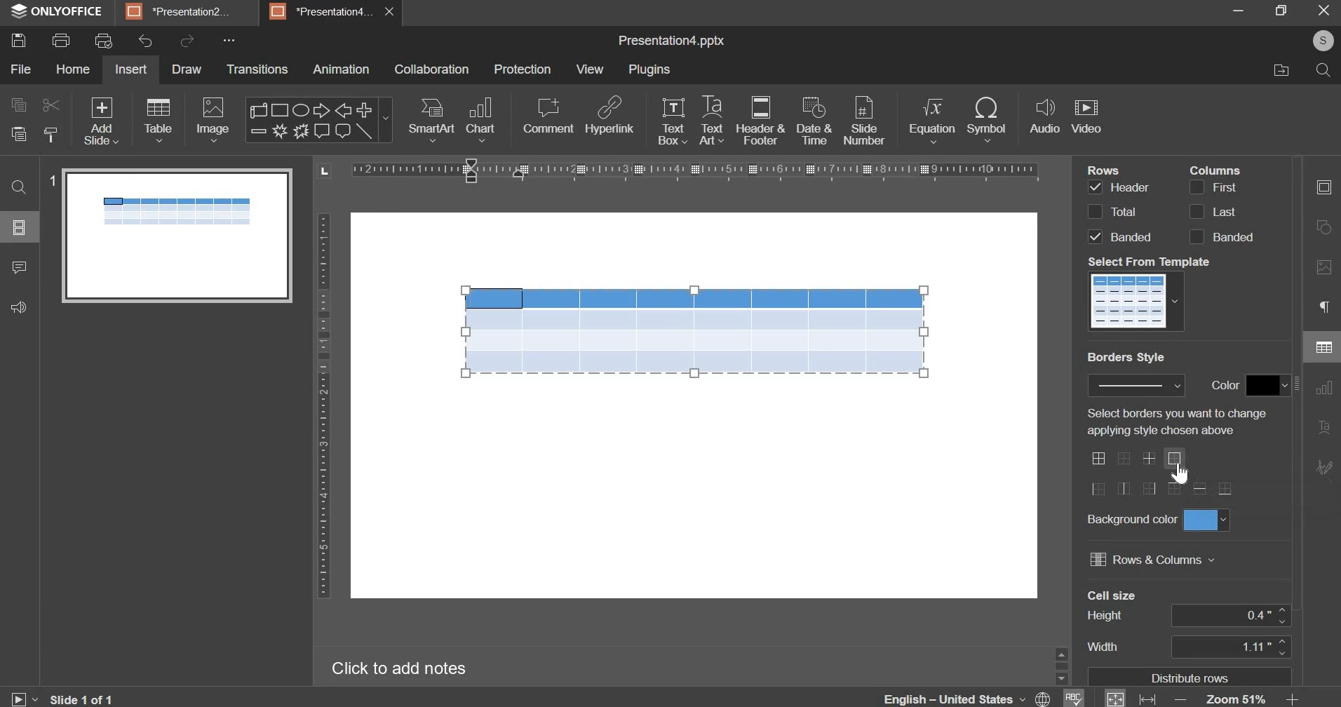 This screenshot has width=1341, height=707. What do you see at coordinates (1250, 385) in the screenshot?
I see `color ` at bounding box center [1250, 385].